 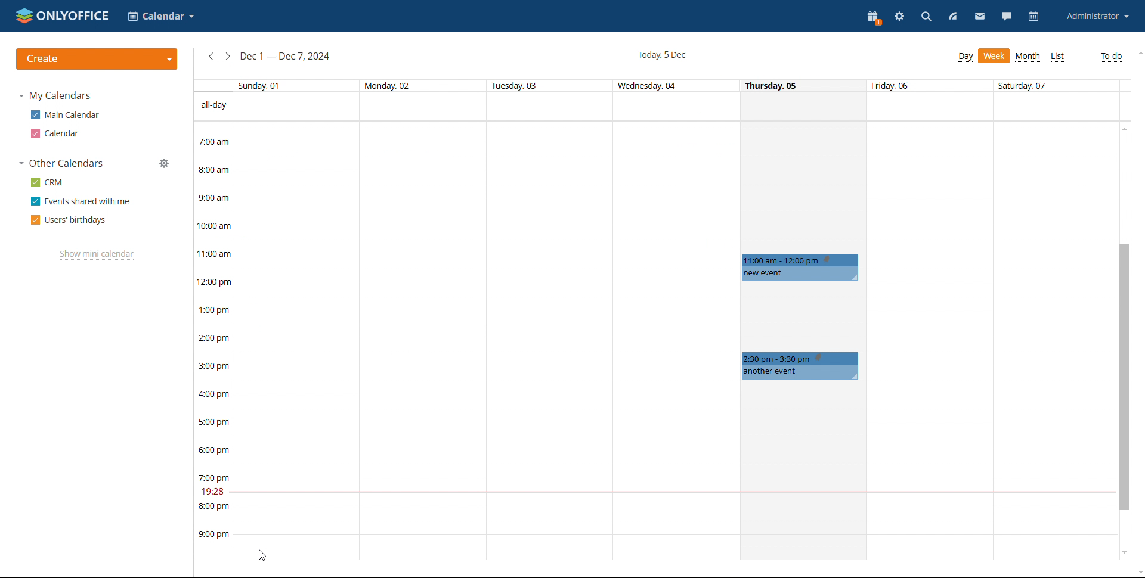 What do you see at coordinates (488, 343) in the screenshot?
I see `boxes` at bounding box center [488, 343].